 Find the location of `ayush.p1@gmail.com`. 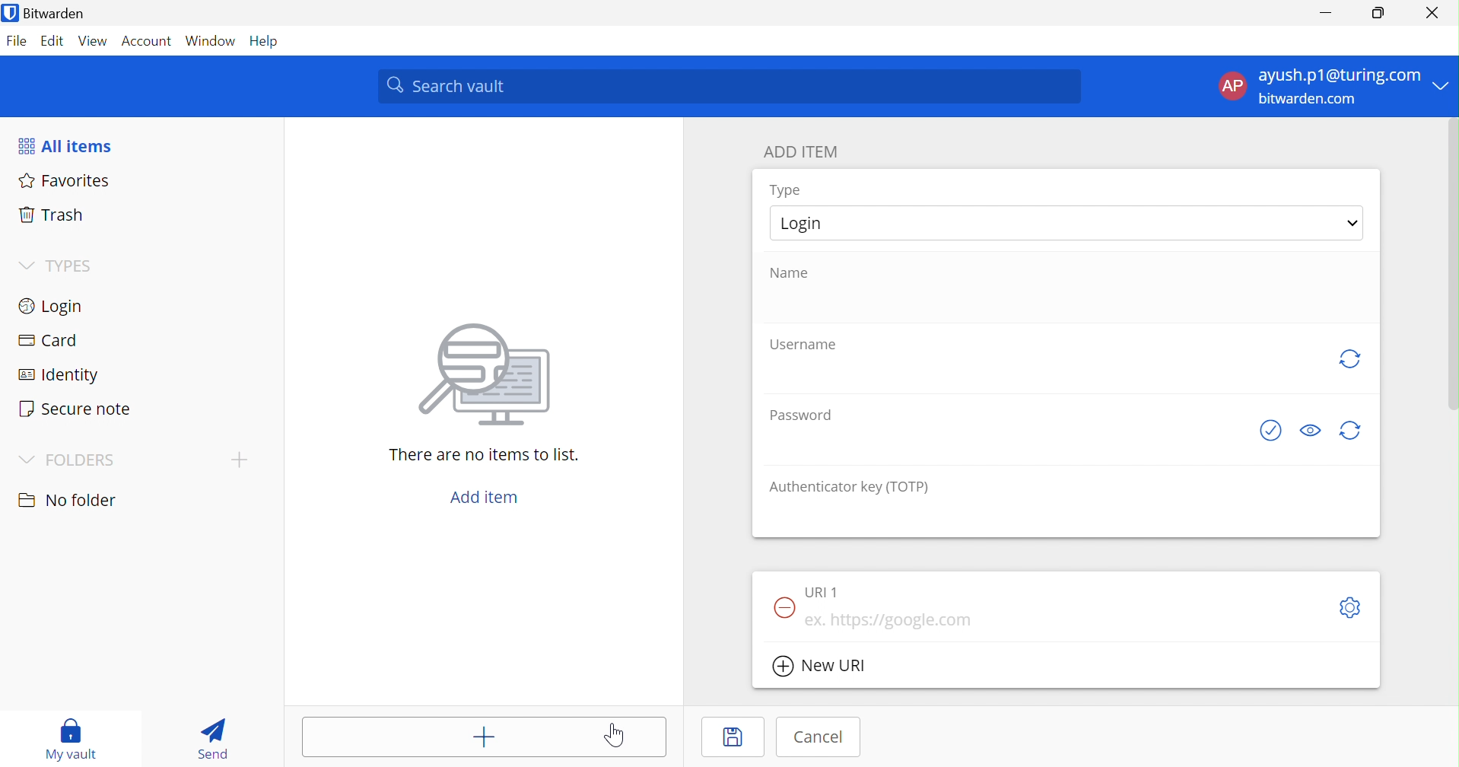

ayush.p1@gmail.com is located at coordinates (1337, 78).